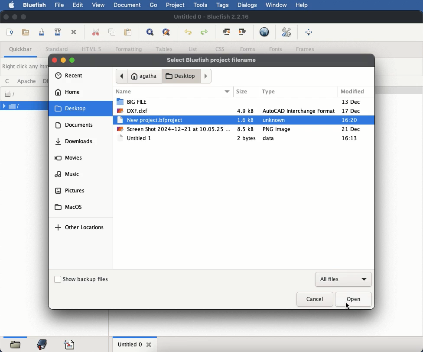  What do you see at coordinates (150, 33) in the screenshot?
I see `show find bar` at bounding box center [150, 33].